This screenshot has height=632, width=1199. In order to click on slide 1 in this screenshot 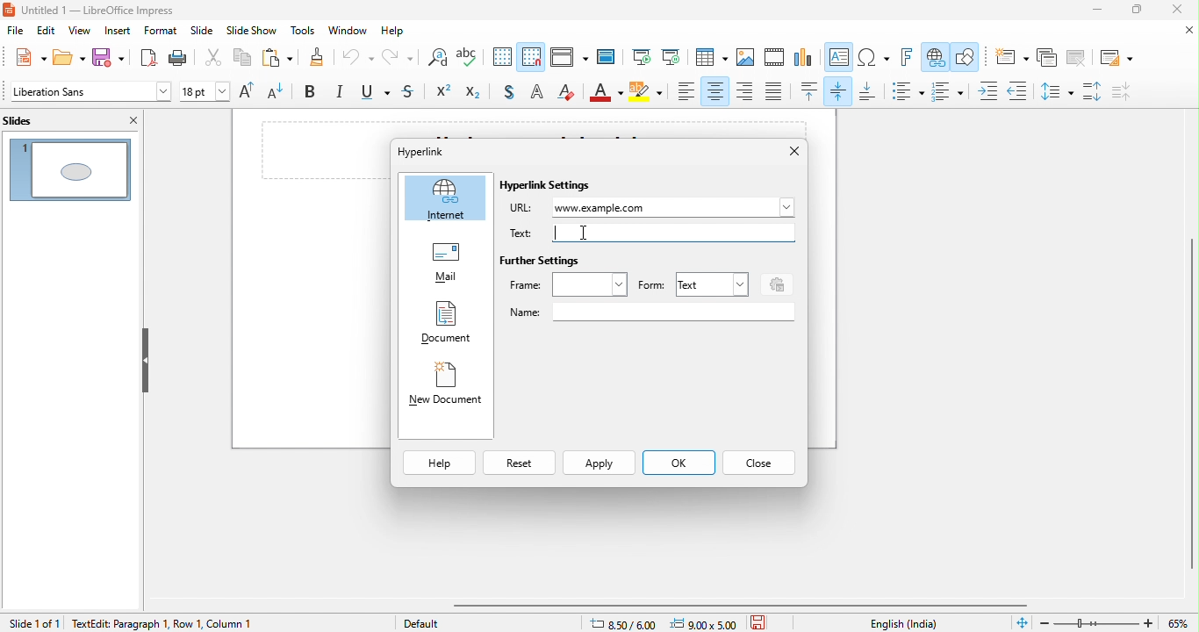, I will do `click(70, 168)`.